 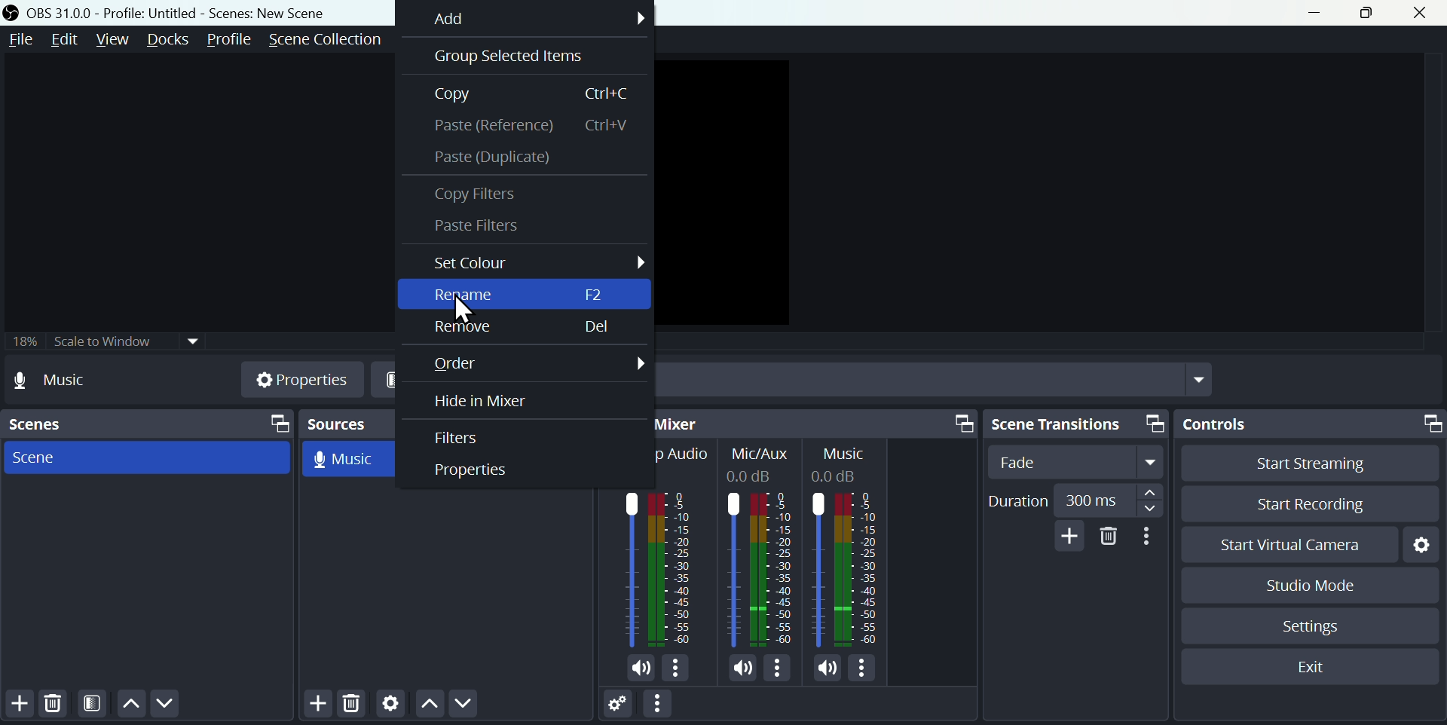 I want to click on More options, so click(x=661, y=704).